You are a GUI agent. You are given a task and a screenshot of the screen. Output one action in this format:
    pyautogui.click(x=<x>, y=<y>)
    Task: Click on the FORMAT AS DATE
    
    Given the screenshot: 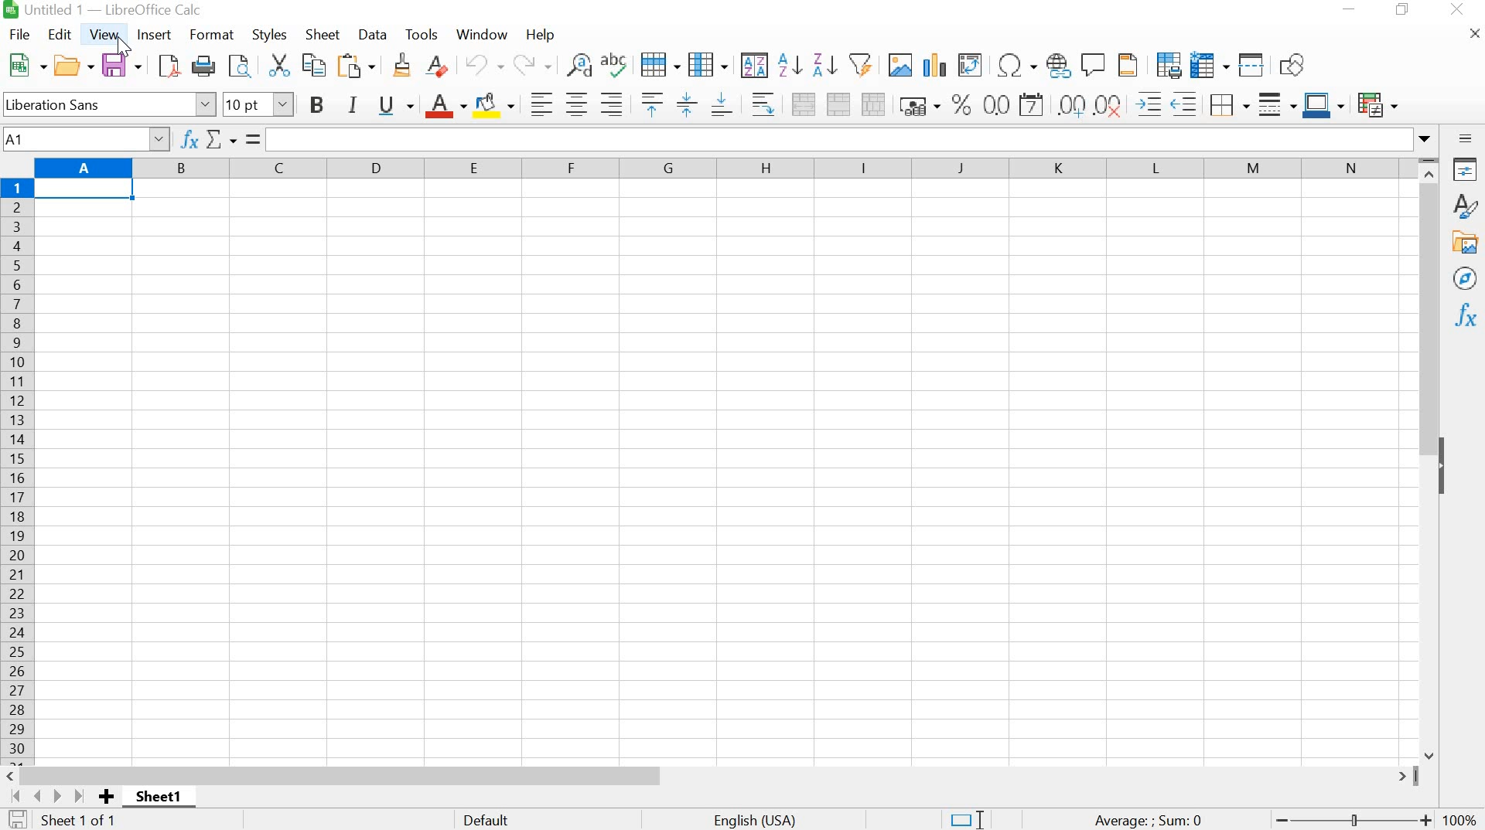 What is the action you would take?
    pyautogui.click(x=1034, y=106)
    